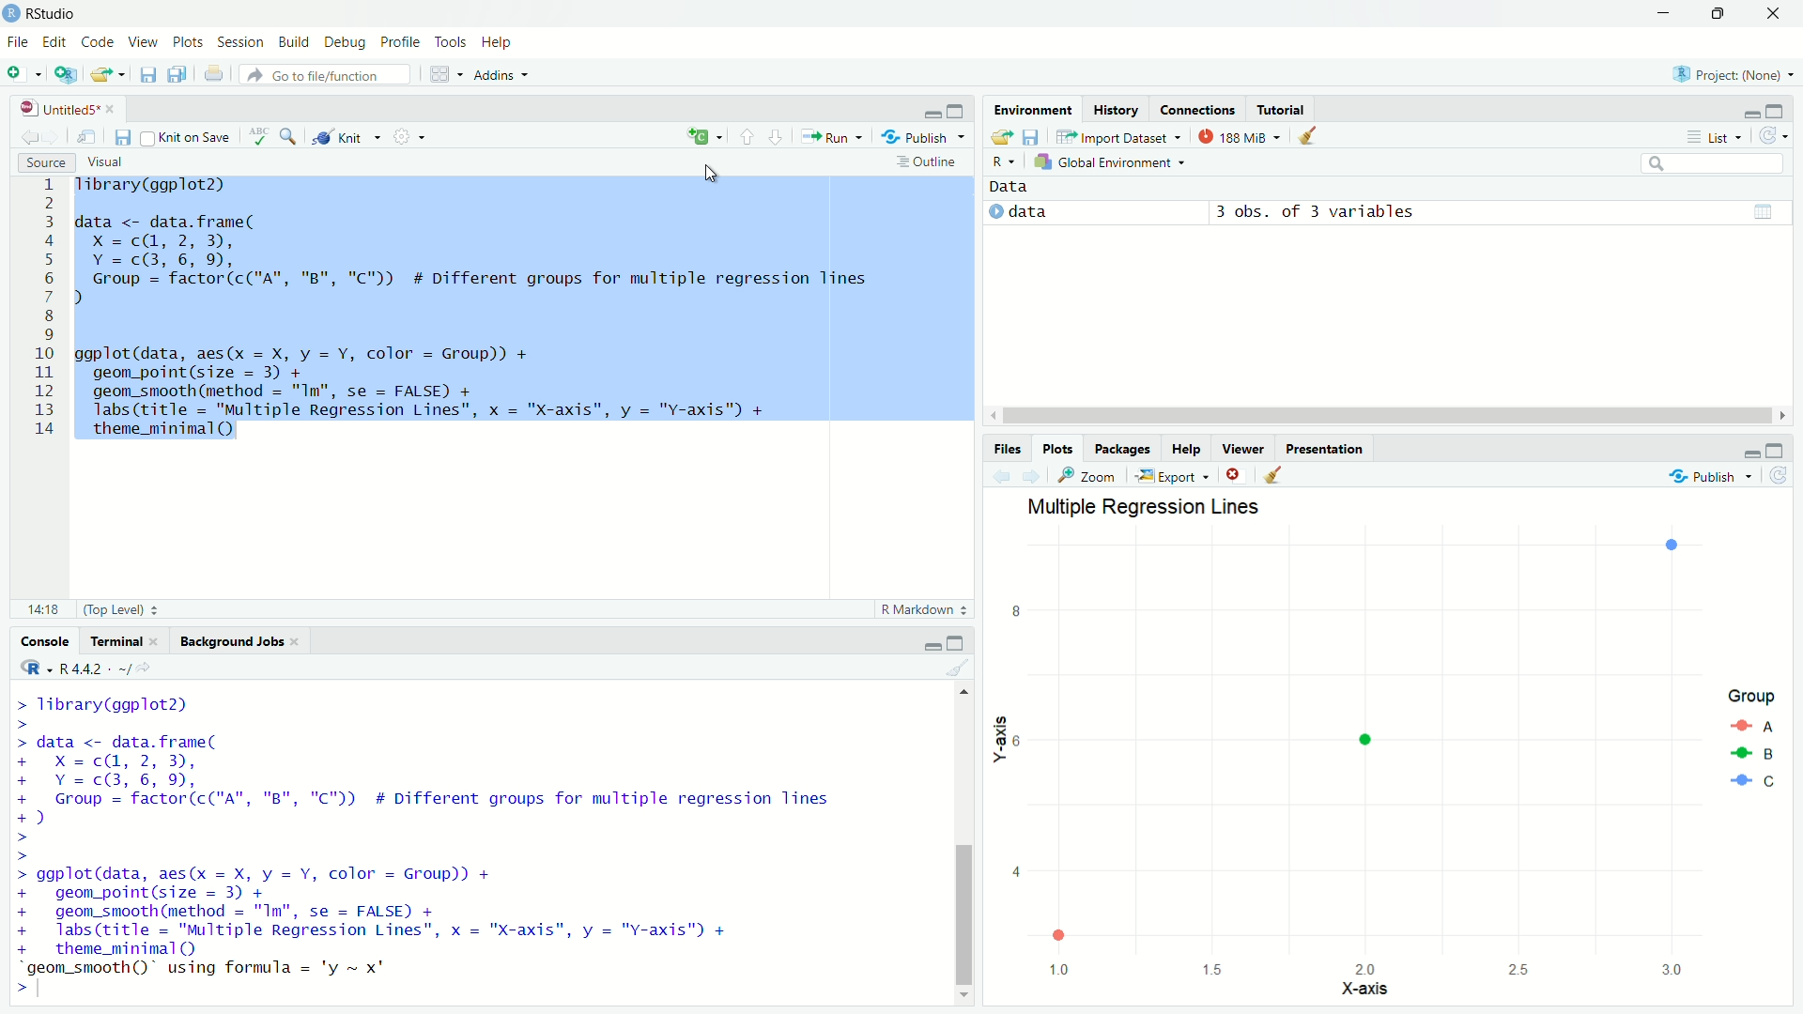 The width and height of the screenshot is (1803, 1014). Describe the element at coordinates (505, 73) in the screenshot. I see `Addins` at that location.